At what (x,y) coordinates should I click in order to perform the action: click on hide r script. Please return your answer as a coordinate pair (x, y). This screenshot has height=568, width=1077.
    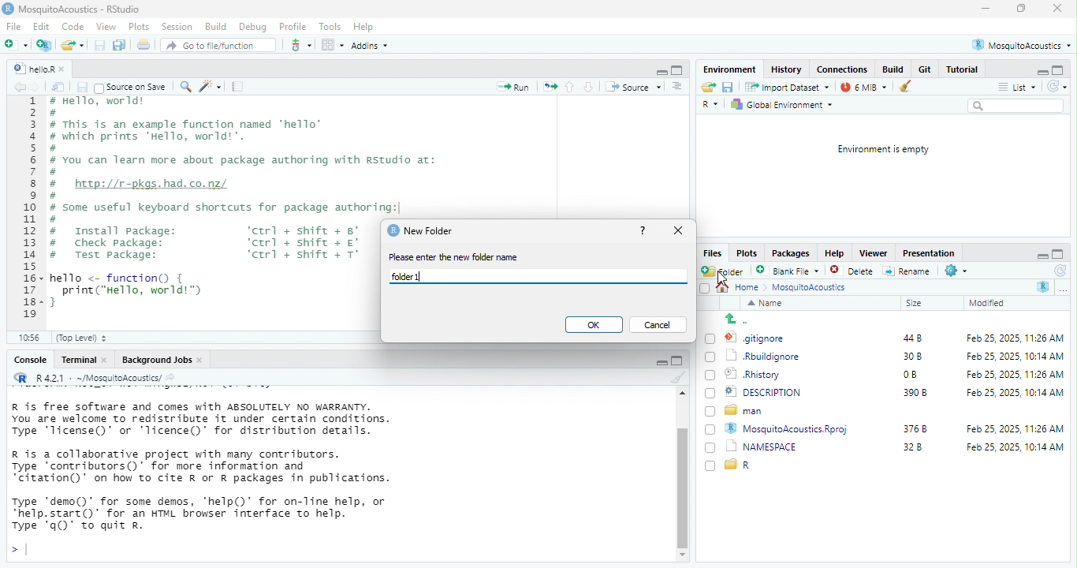
    Looking at the image, I should click on (655, 362).